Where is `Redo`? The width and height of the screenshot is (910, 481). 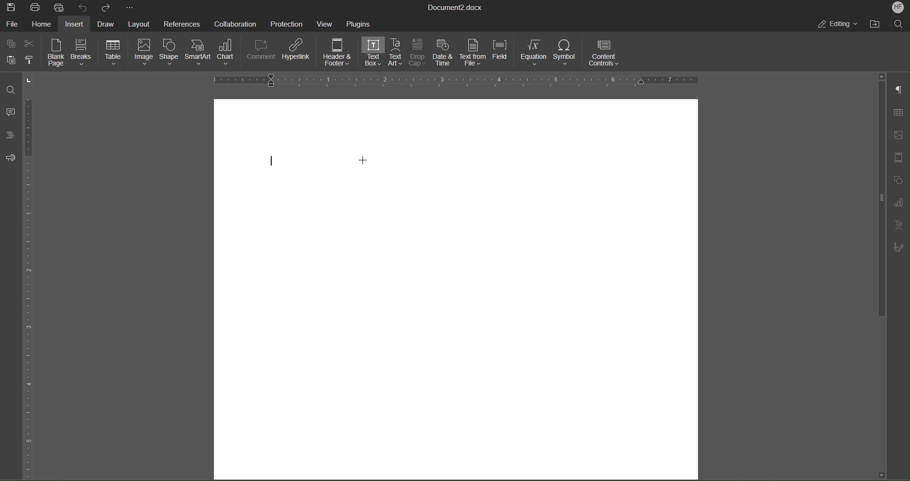
Redo is located at coordinates (103, 7).